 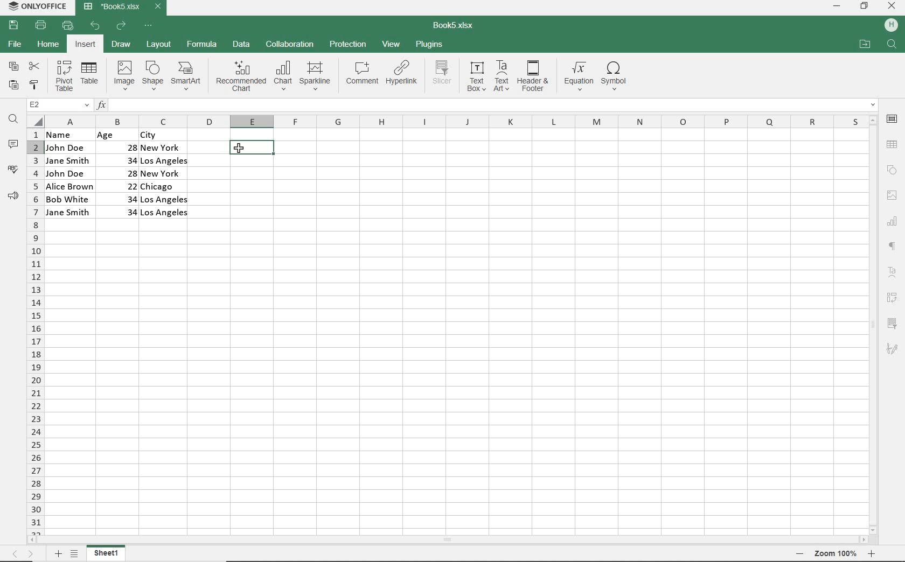 What do you see at coordinates (454, 120) in the screenshot?
I see `COLUMNS` at bounding box center [454, 120].